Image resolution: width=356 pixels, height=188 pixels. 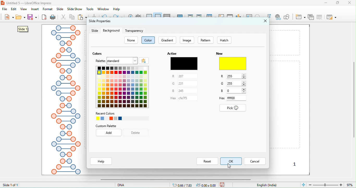 I want to click on maximize, so click(x=340, y=3).